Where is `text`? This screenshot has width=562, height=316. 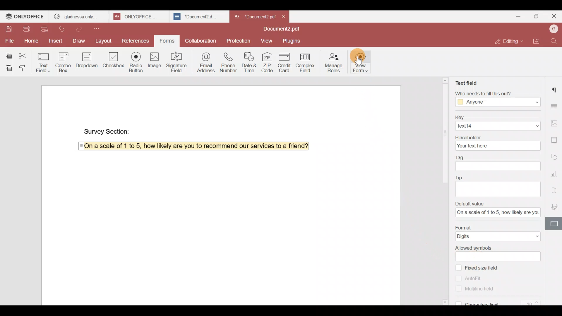
text is located at coordinates (499, 188).